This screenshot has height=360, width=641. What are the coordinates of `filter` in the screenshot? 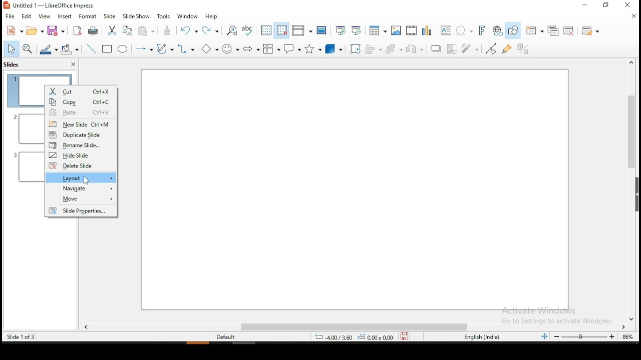 It's located at (471, 46).